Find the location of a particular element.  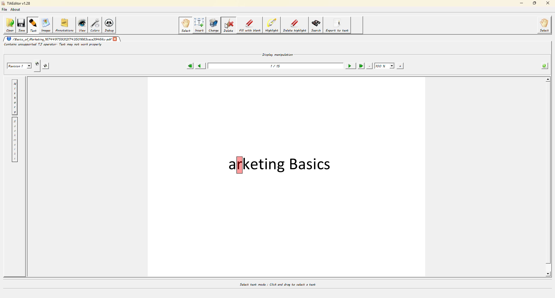

display manipulation is located at coordinates (278, 53).